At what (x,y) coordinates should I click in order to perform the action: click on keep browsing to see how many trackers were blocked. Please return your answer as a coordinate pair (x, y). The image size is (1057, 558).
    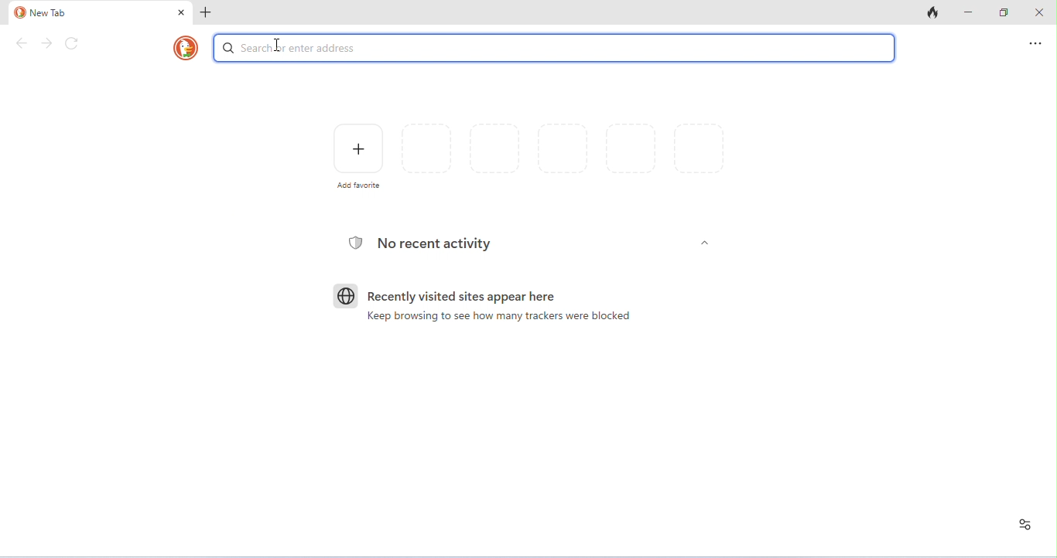
    Looking at the image, I should click on (499, 318).